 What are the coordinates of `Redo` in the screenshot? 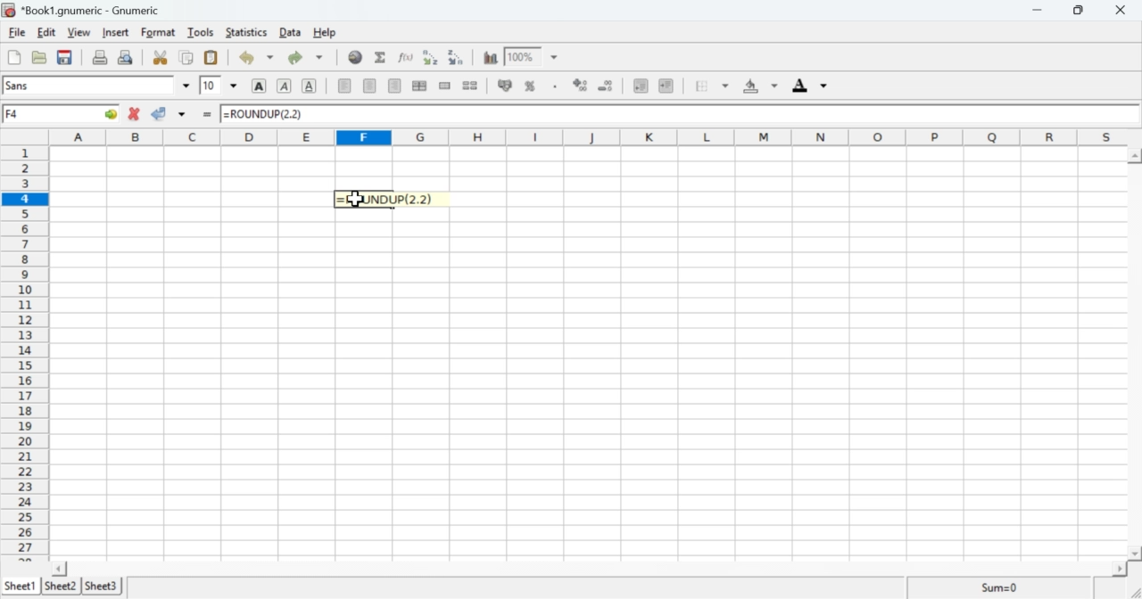 It's located at (304, 59).